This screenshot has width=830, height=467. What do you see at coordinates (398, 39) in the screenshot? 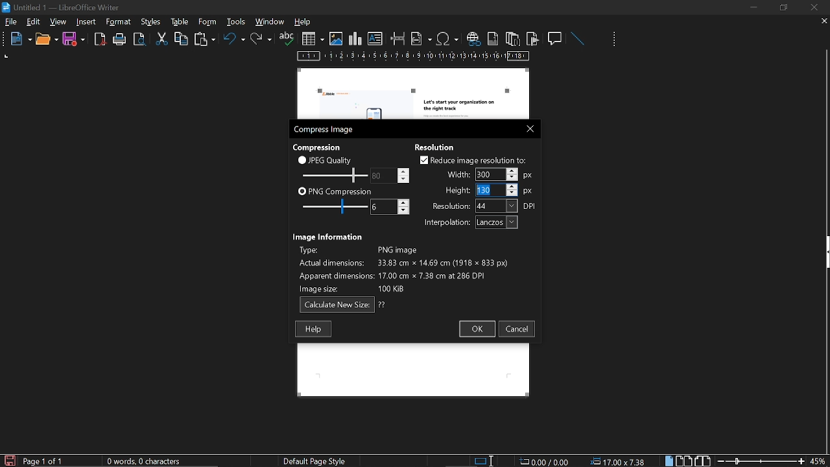
I see `insert page break` at bounding box center [398, 39].